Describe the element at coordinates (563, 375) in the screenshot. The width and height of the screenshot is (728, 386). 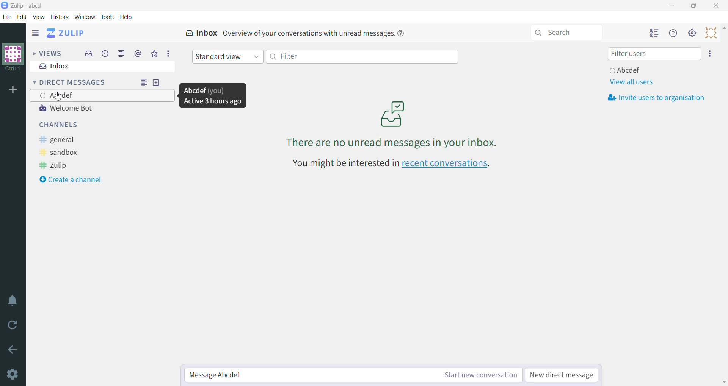
I see `New direct message` at that location.